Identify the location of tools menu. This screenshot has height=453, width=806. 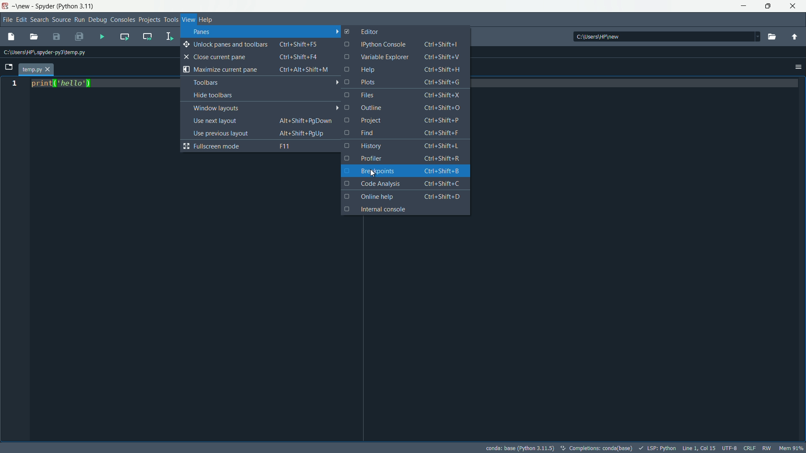
(170, 19).